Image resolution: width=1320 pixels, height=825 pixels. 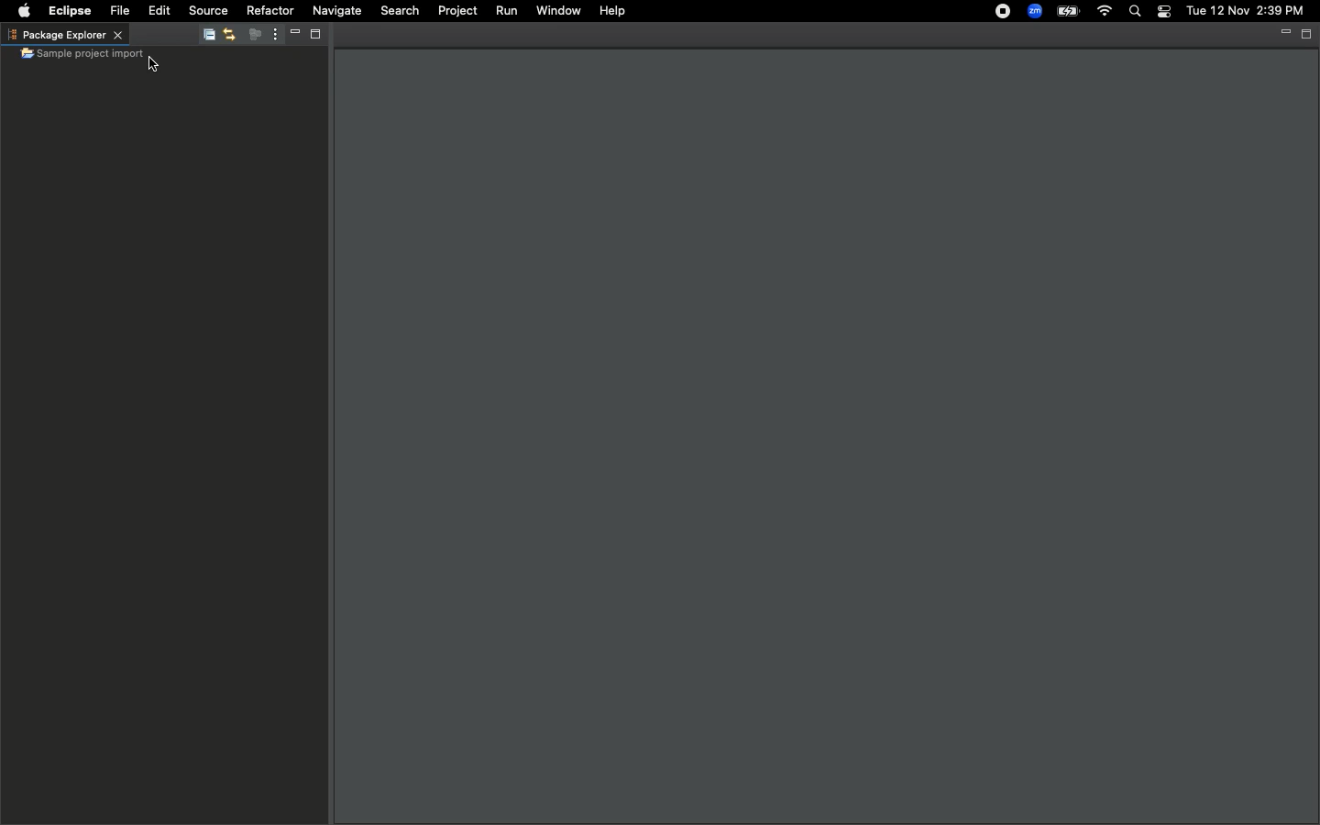 What do you see at coordinates (205, 38) in the screenshot?
I see `Collapse all` at bounding box center [205, 38].